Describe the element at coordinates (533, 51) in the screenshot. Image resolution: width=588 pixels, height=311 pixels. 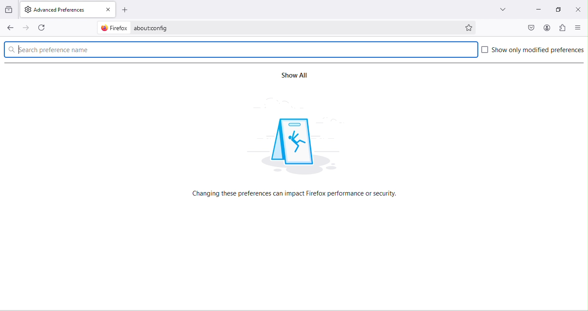
I see `show only modified preferences` at that location.